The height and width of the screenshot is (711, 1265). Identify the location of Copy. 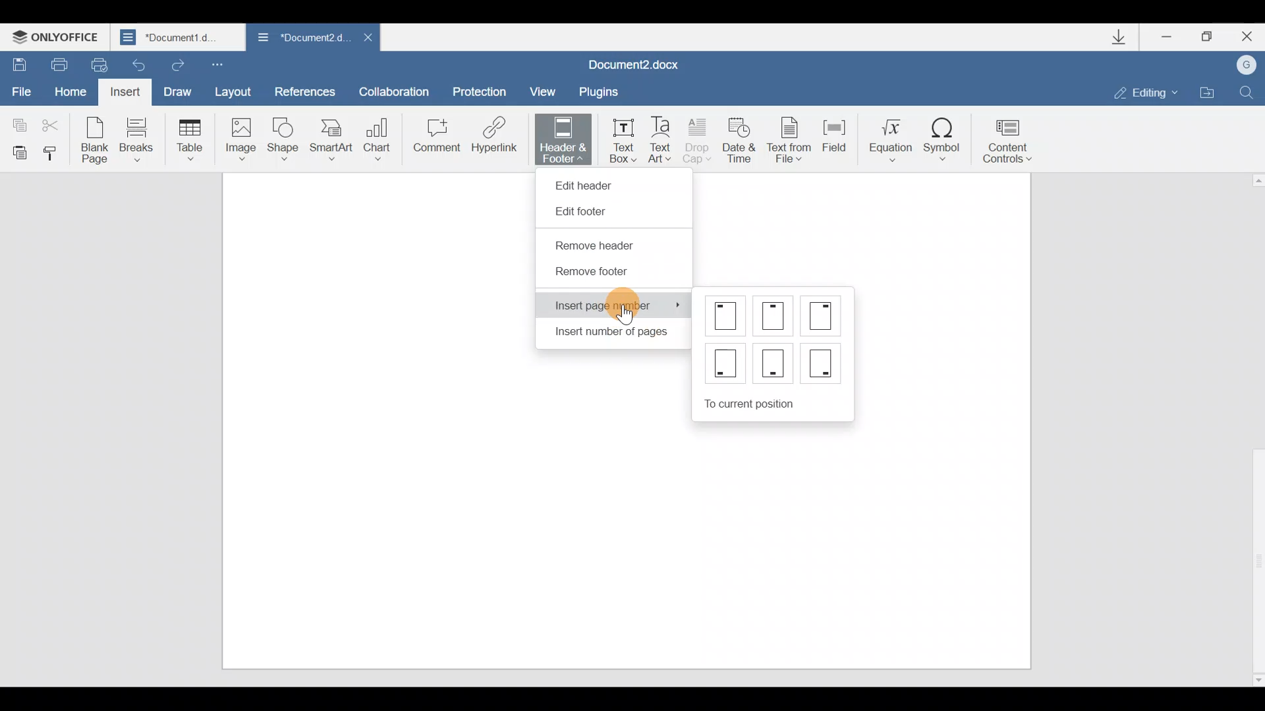
(16, 122).